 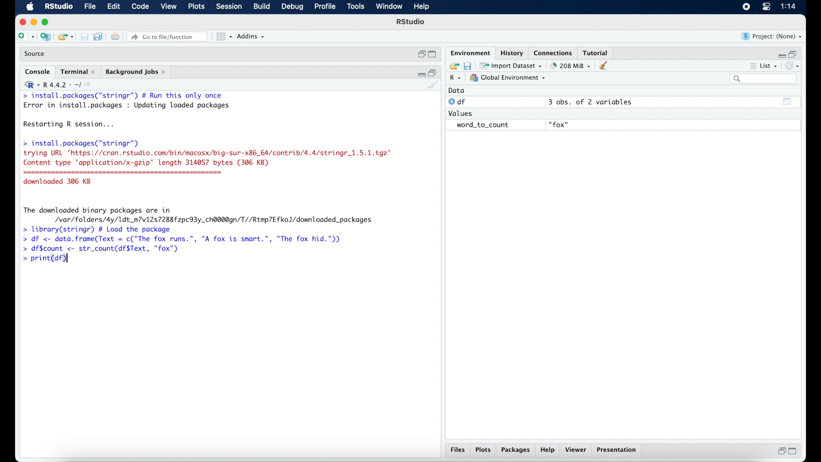 I want to click on R 4.4.2, so click(x=57, y=85).